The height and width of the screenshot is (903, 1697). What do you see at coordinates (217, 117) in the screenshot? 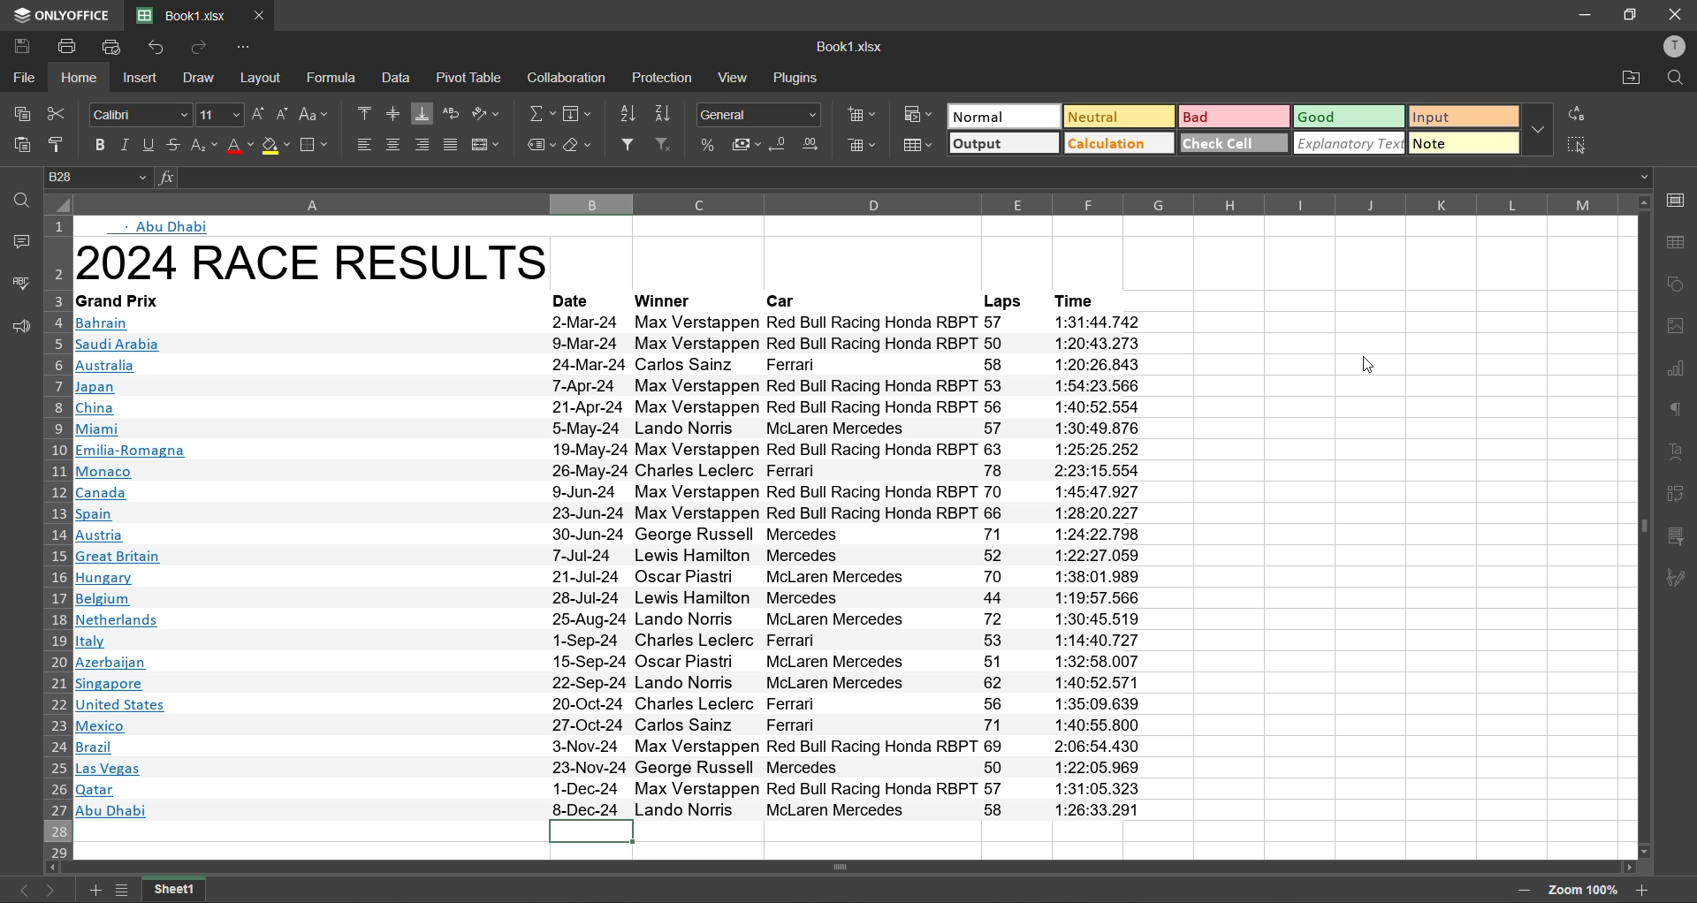
I see `font size` at bounding box center [217, 117].